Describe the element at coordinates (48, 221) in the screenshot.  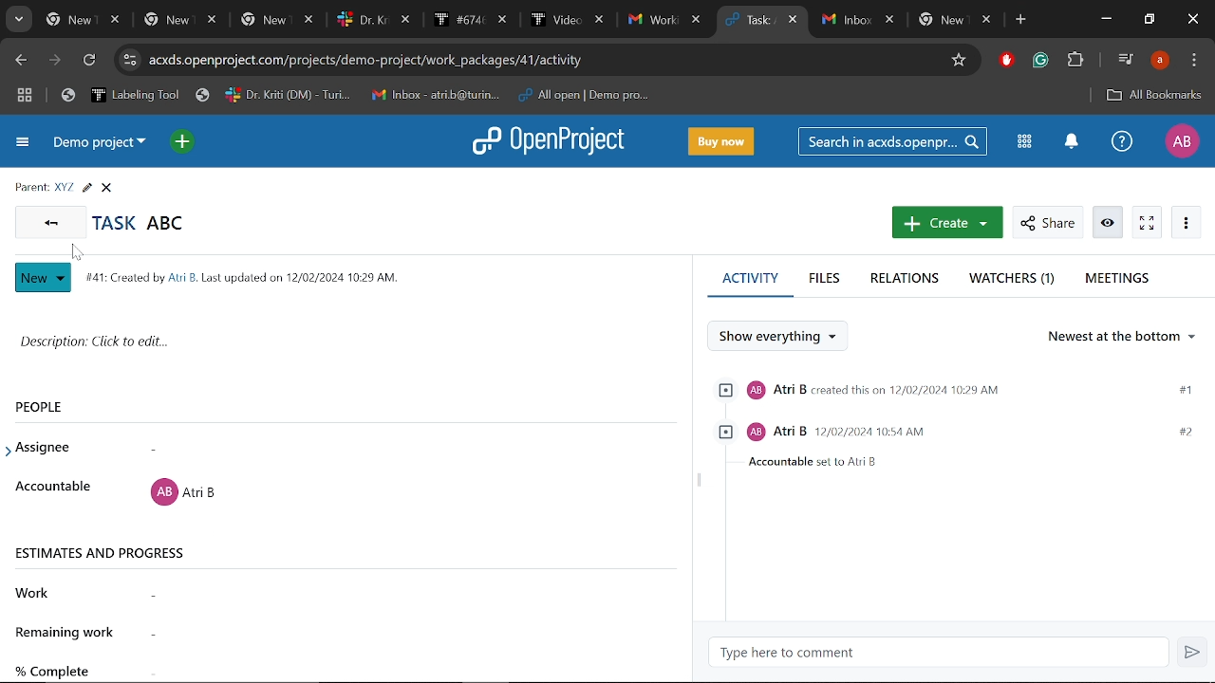
I see `Go back` at that location.